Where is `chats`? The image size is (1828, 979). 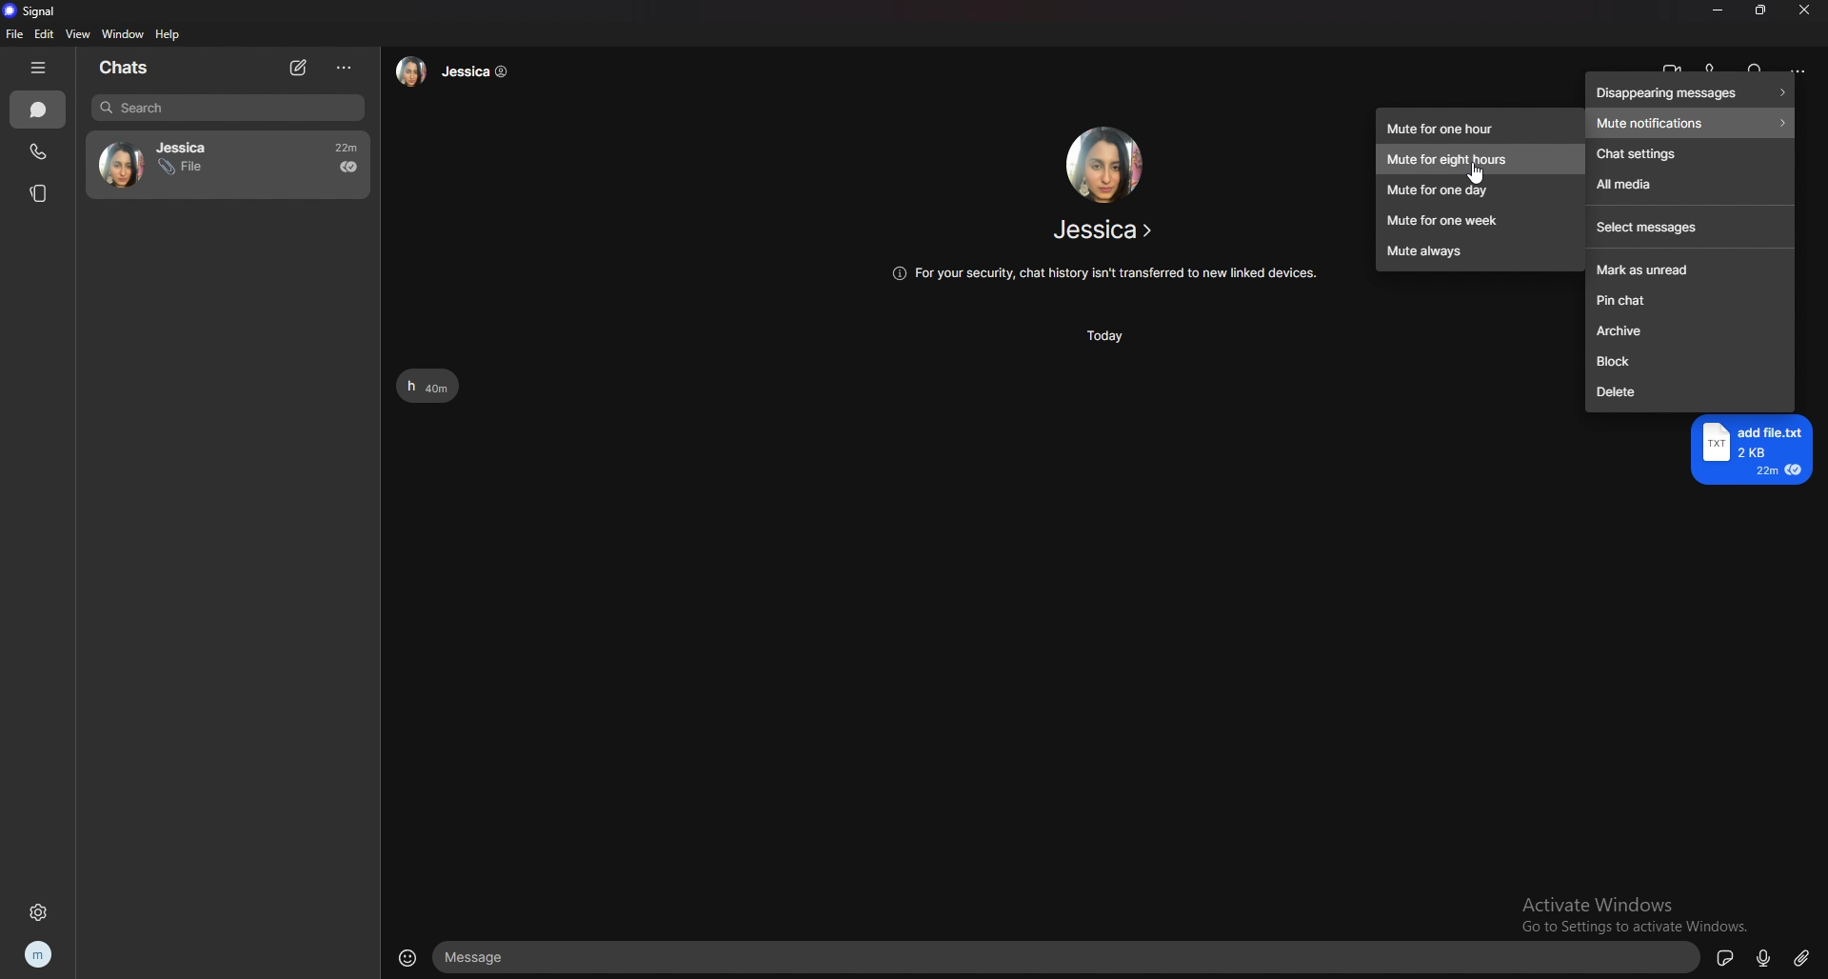 chats is located at coordinates (39, 110).